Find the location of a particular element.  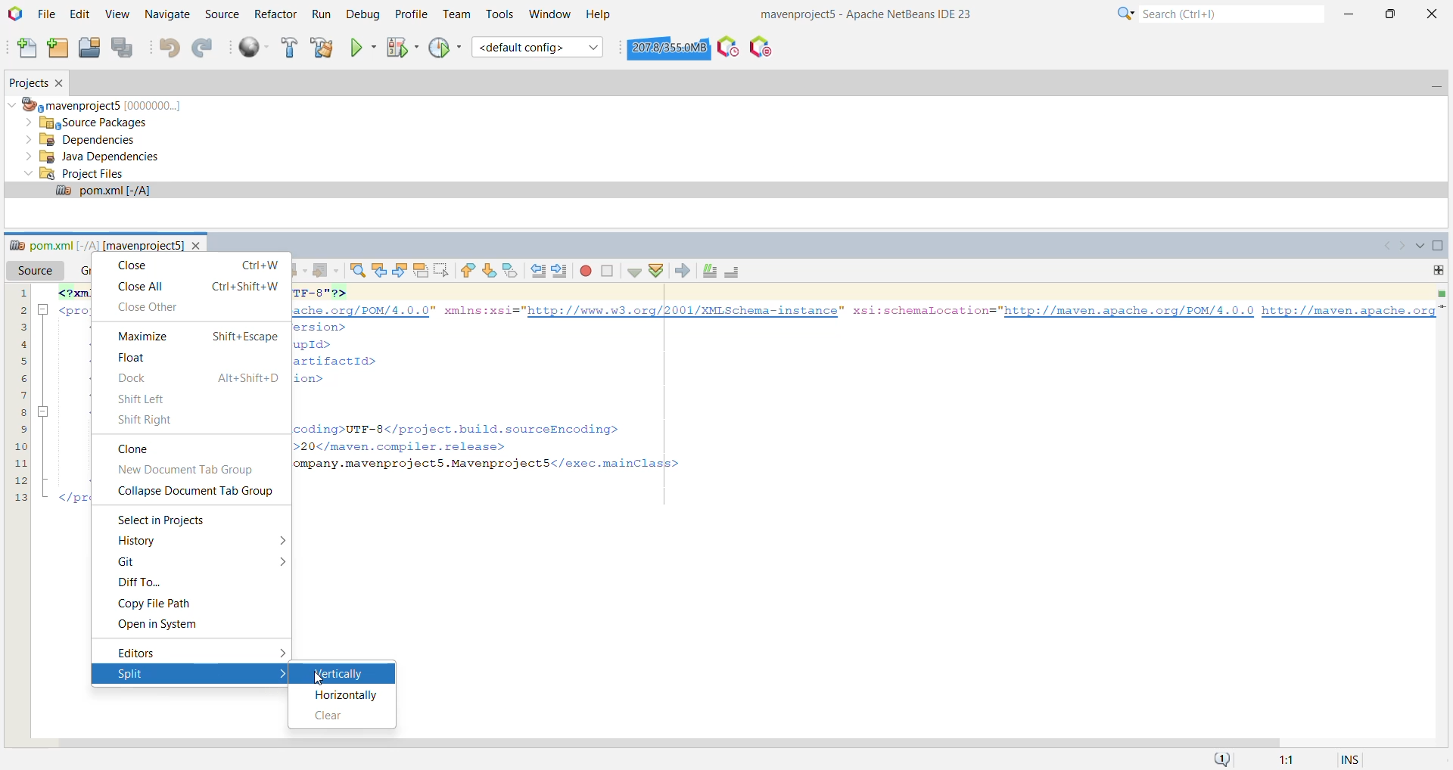

Clean and Build Project is located at coordinates (322, 48).